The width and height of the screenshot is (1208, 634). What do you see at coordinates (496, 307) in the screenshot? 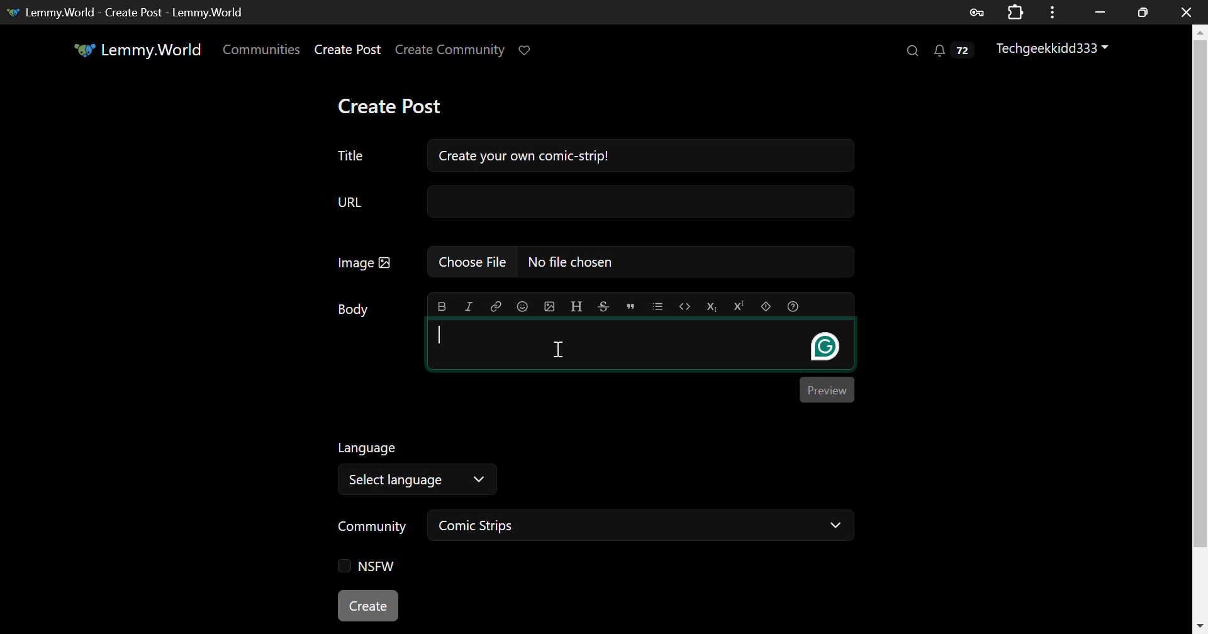
I see `Link` at bounding box center [496, 307].